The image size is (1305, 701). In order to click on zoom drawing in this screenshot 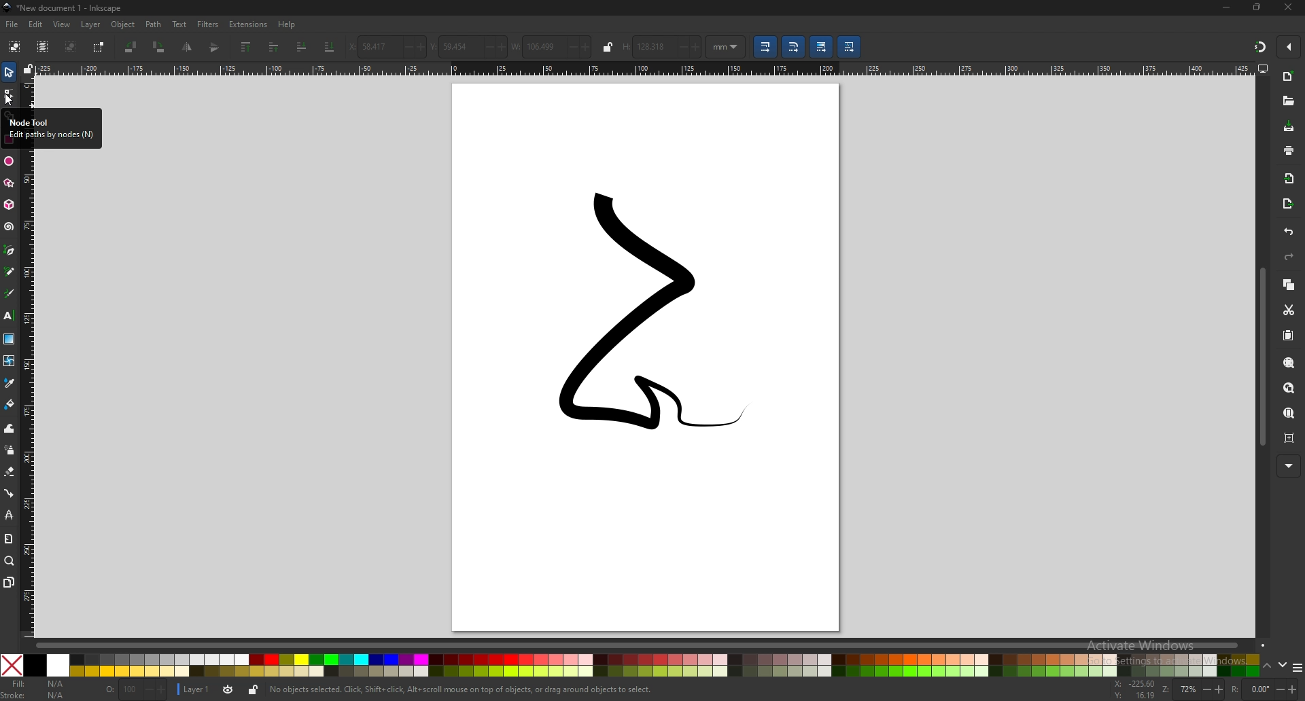, I will do `click(1289, 388)`.